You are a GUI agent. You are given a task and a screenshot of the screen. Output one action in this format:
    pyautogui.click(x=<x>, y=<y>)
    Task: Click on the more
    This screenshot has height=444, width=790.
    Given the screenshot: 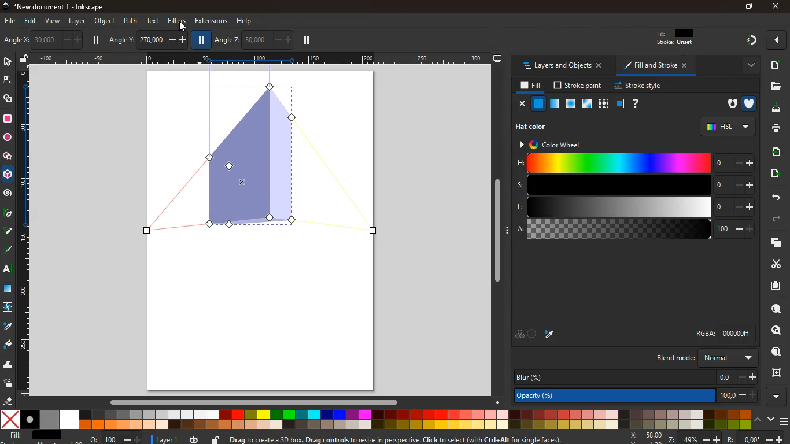 What is the action you would take?
    pyautogui.click(x=748, y=65)
    